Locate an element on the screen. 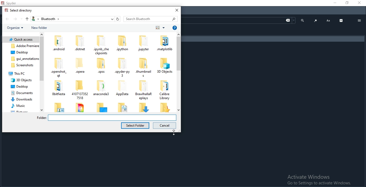 Image resolution: width=366 pixels, height=187 pixels. matplotlib is located at coordinates (163, 43).